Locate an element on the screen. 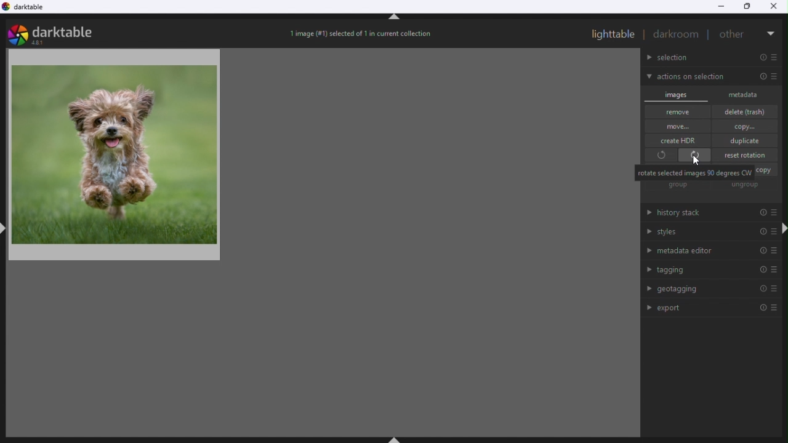  shift+ctrl+r is located at coordinates (783, 229).